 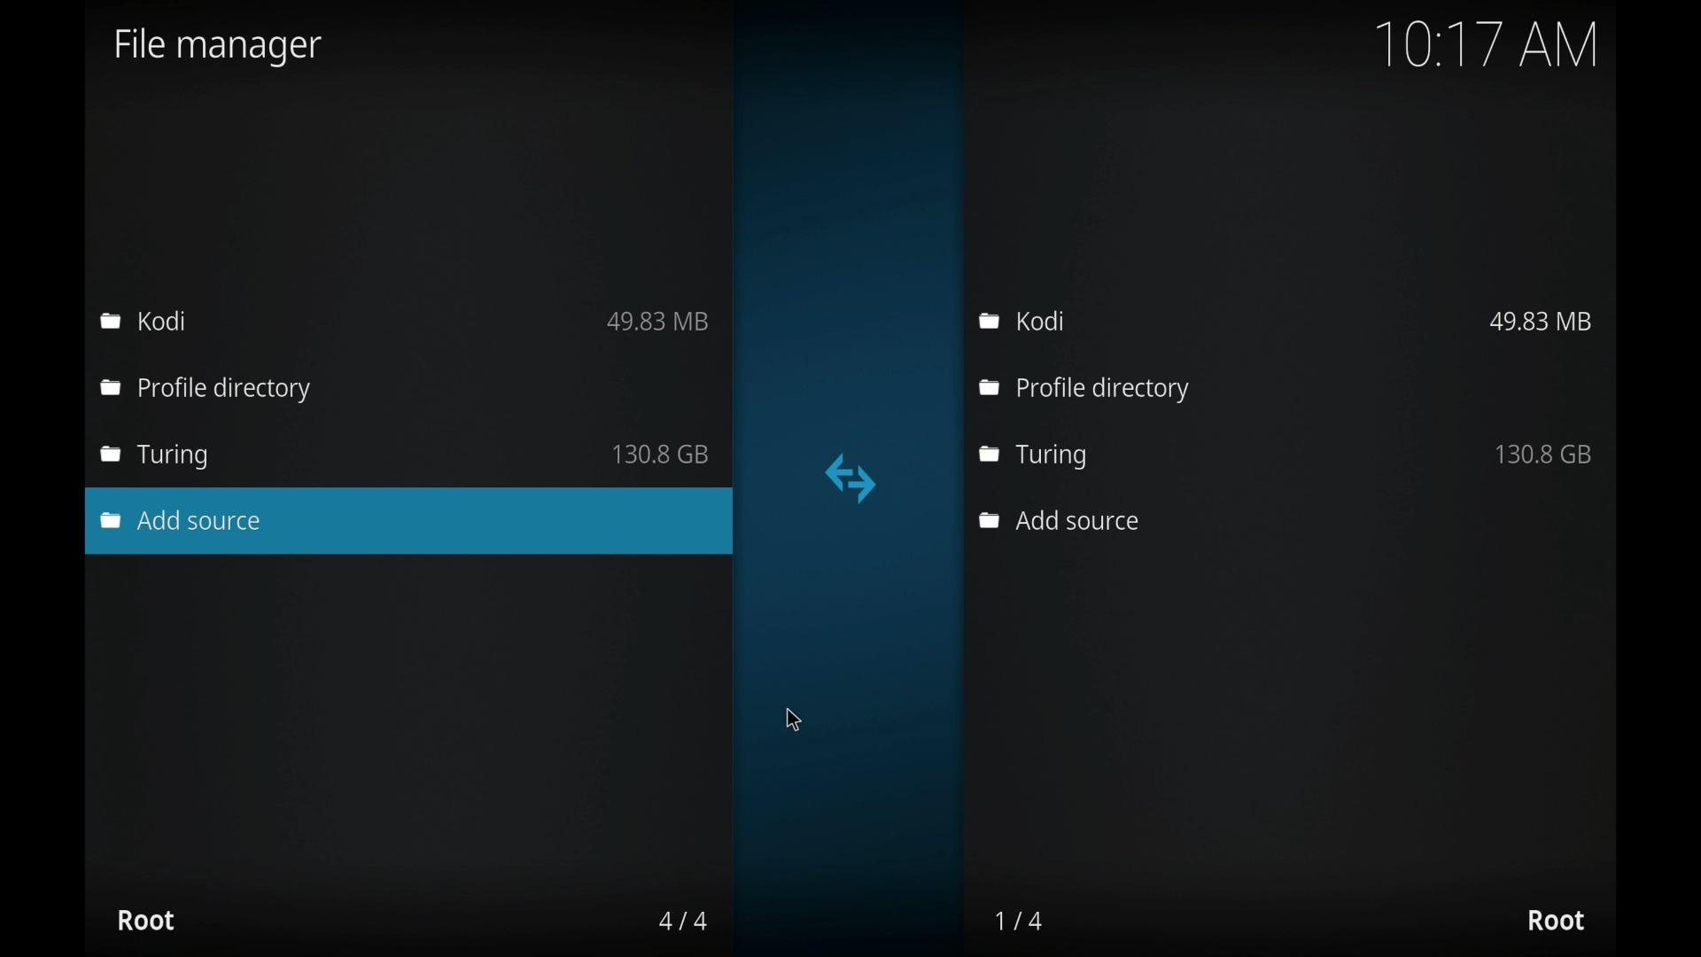 I want to click on turing, so click(x=1058, y=455).